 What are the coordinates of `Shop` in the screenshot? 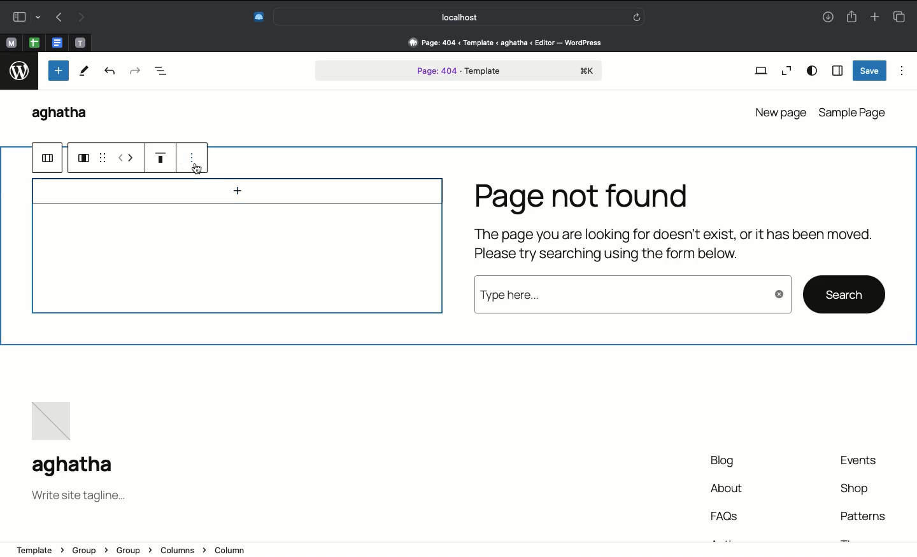 It's located at (856, 488).